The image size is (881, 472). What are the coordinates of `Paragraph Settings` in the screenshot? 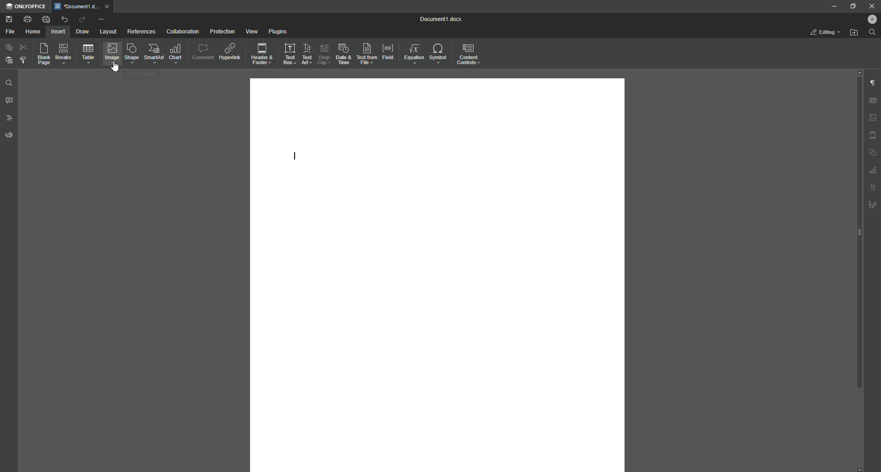 It's located at (873, 83).